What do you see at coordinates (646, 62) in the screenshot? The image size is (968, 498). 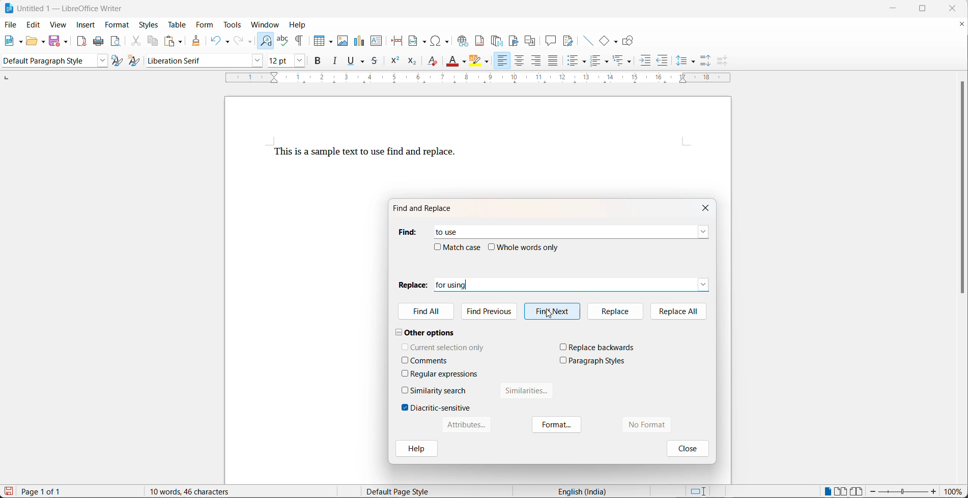 I see `increase indent` at bounding box center [646, 62].